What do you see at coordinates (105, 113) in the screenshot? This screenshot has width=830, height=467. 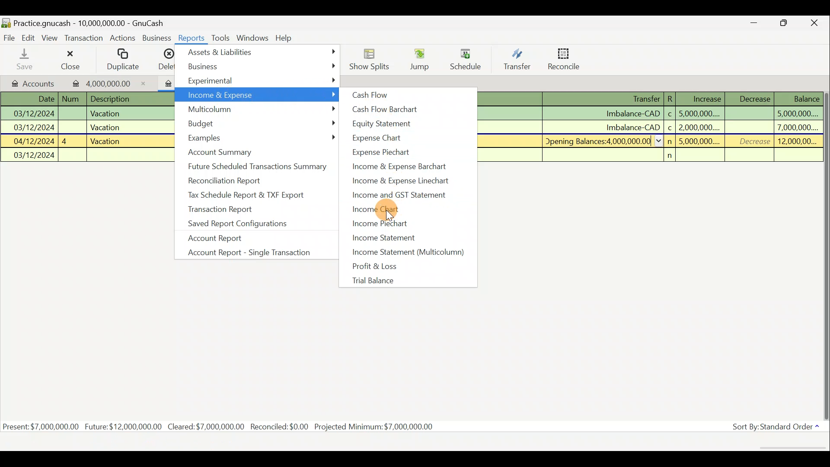 I see `Vacation` at bounding box center [105, 113].